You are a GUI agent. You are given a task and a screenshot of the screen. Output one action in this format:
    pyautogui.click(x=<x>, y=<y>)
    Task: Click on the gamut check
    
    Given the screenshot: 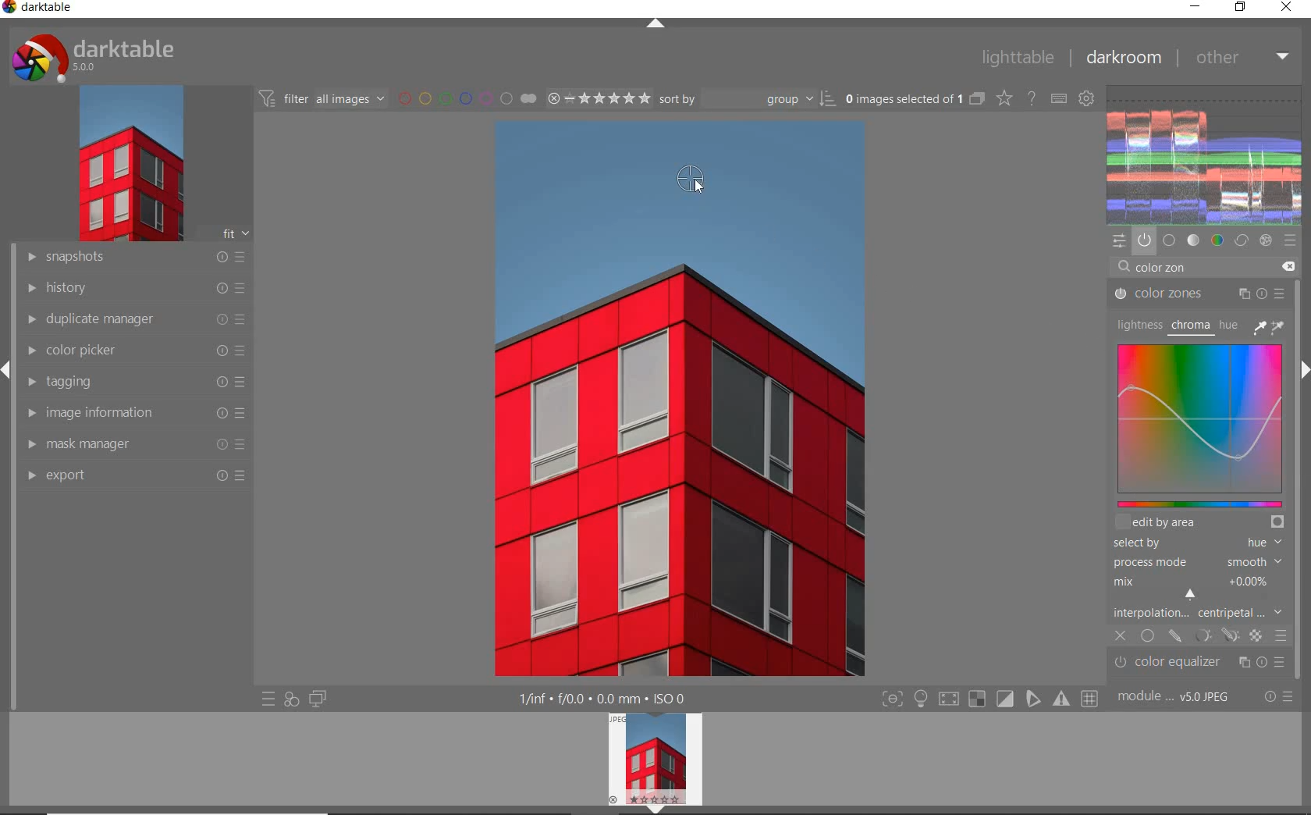 What is the action you would take?
    pyautogui.click(x=975, y=699)
    